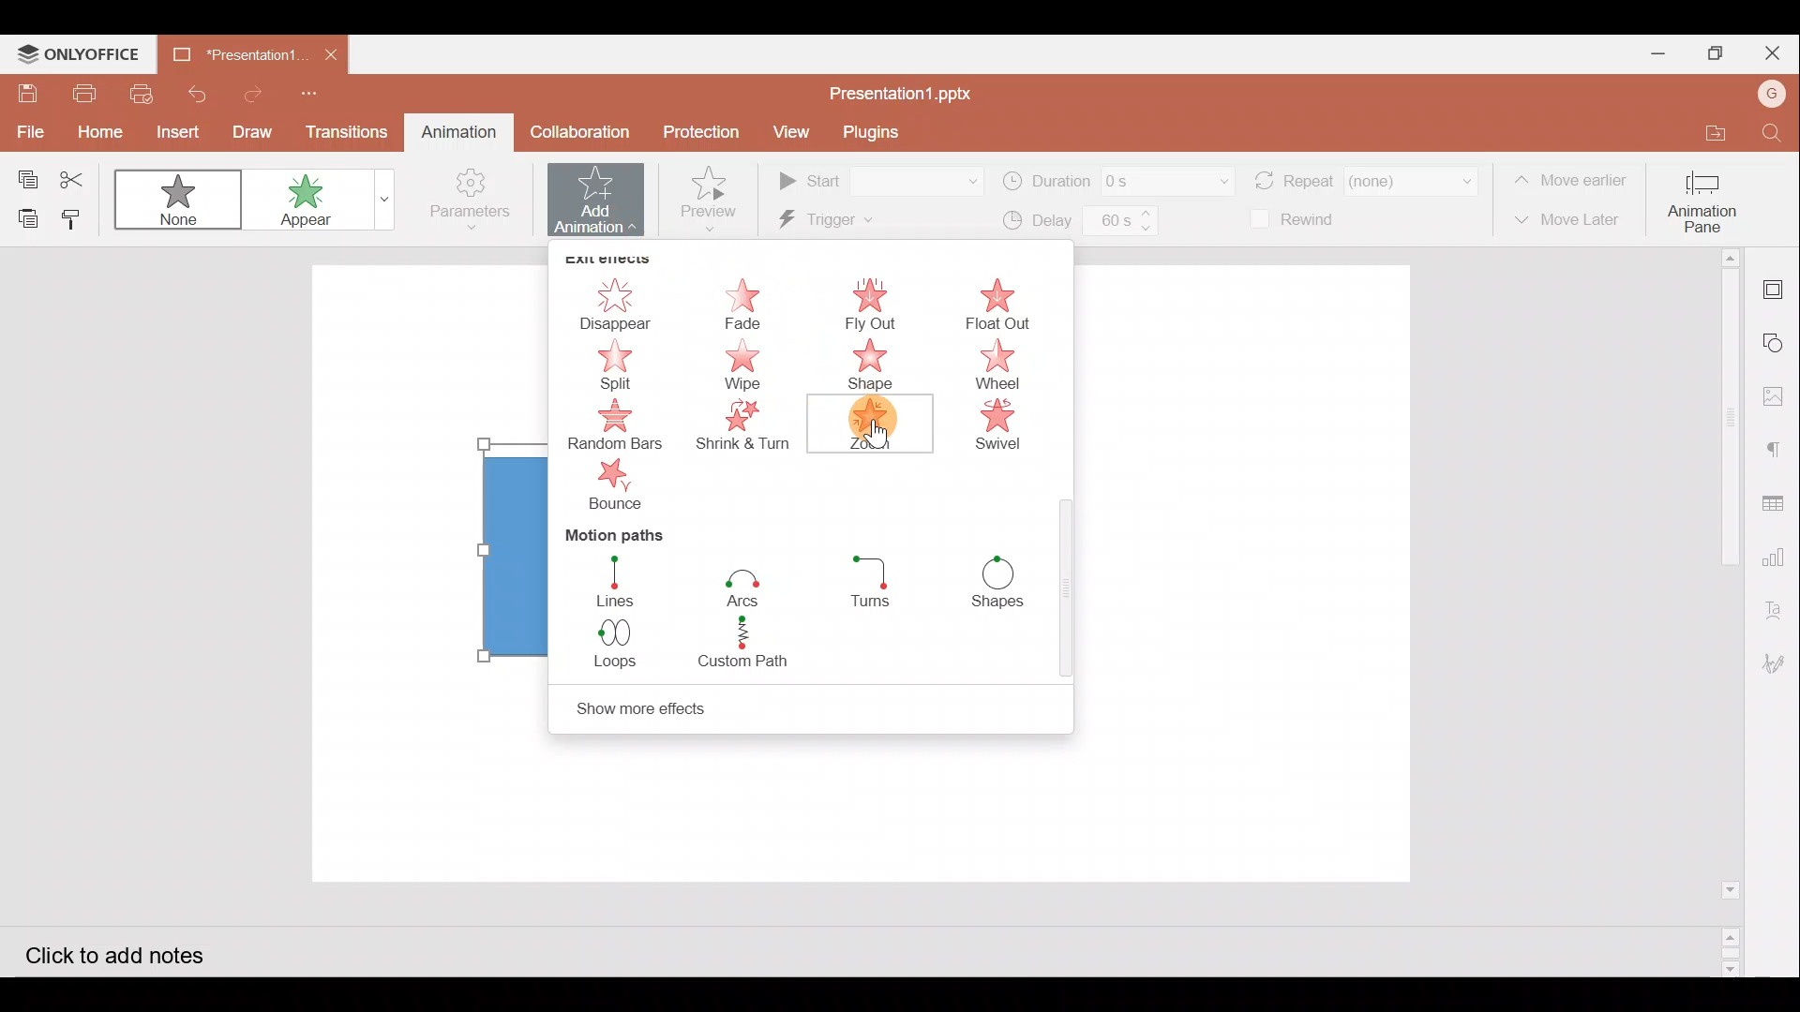 The image size is (1800, 1012). Describe the element at coordinates (577, 130) in the screenshot. I see `Collaboration` at that location.